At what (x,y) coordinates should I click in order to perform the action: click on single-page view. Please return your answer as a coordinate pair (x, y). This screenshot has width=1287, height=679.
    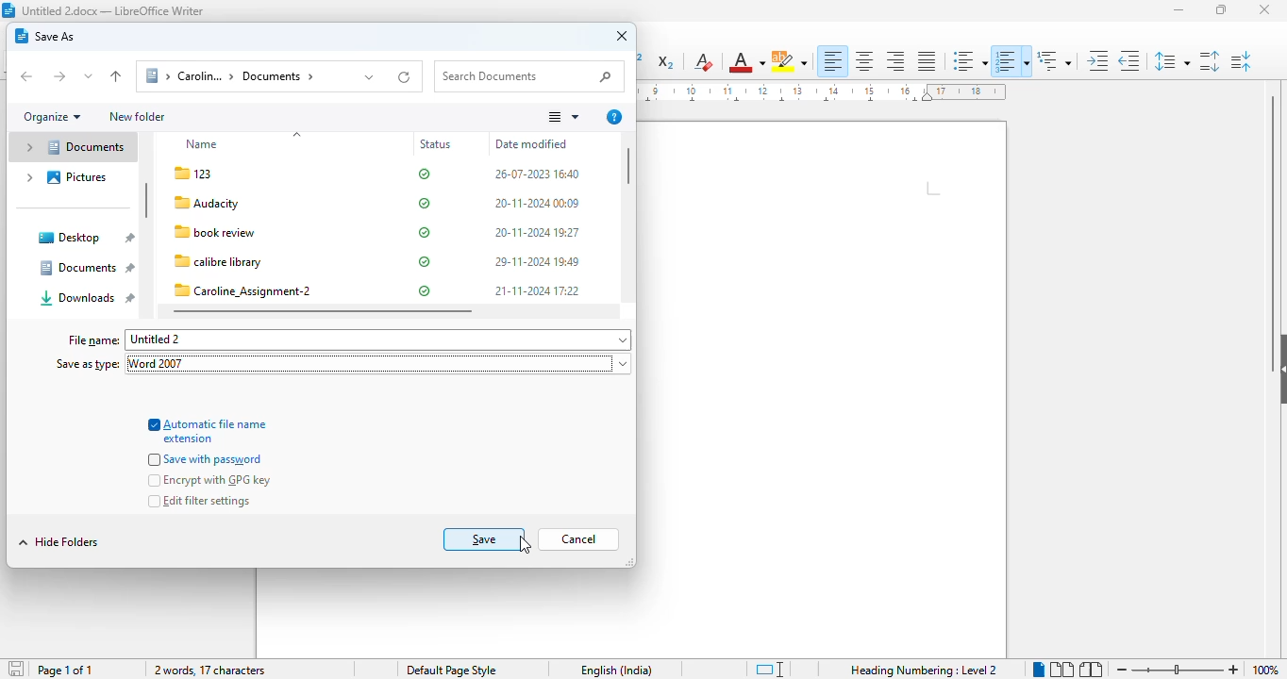
    Looking at the image, I should click on (1039, 670).